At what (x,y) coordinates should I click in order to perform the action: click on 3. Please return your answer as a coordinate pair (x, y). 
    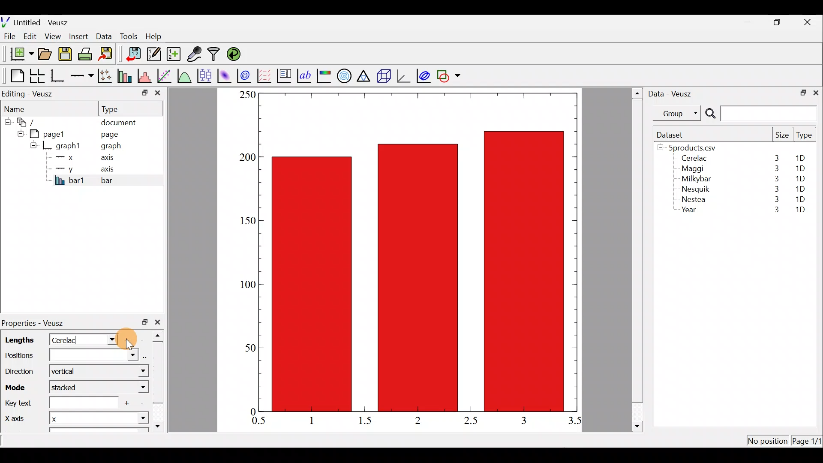
    Looking at the image, I should click on (775, 189).